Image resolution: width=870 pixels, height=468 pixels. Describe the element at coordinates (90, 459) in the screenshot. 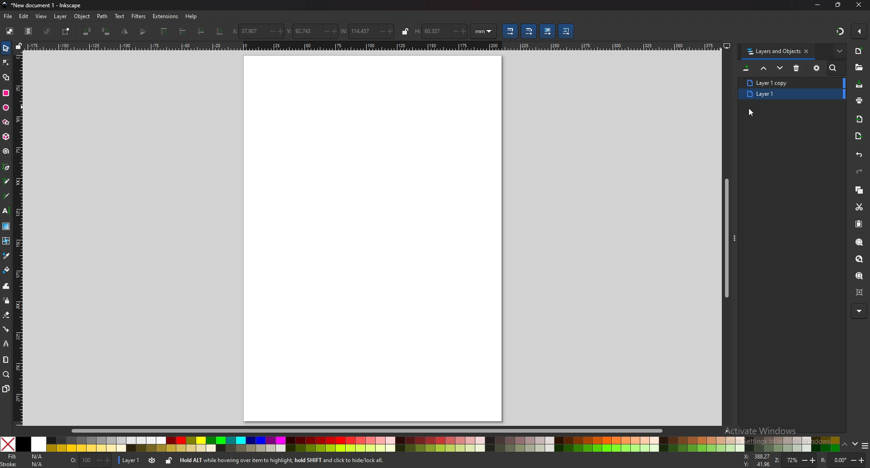

I see `opacity` at that location.